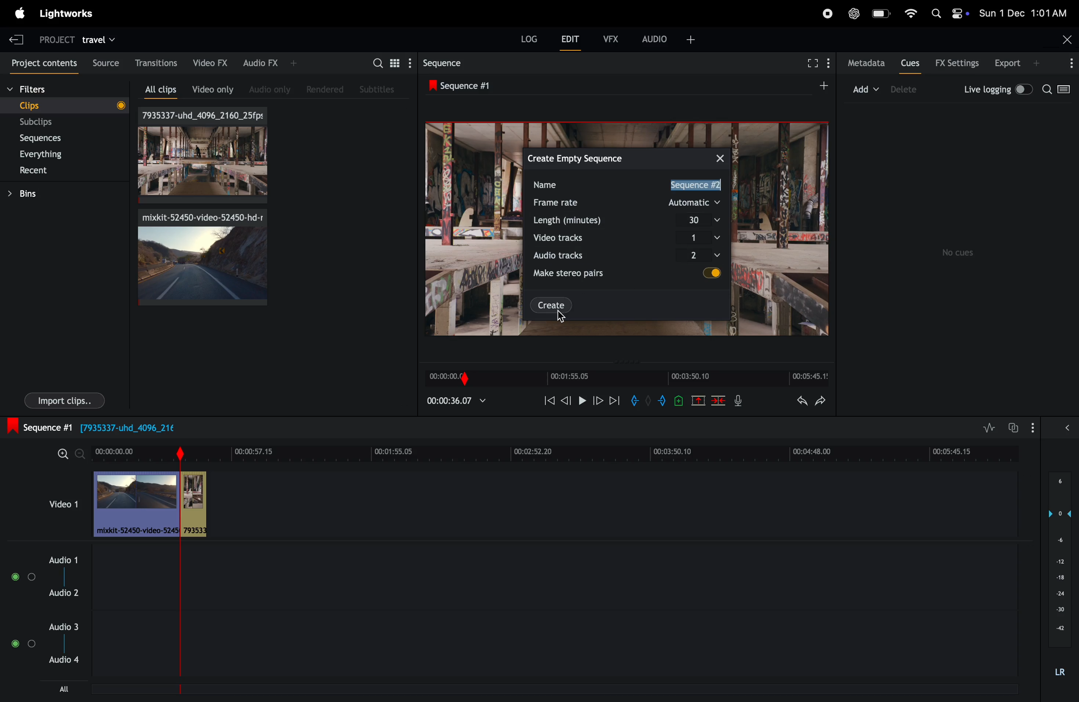  What do you see at coordinates (821, 85) in the screenshot?
I see `add` at bounding box center [821, 85].